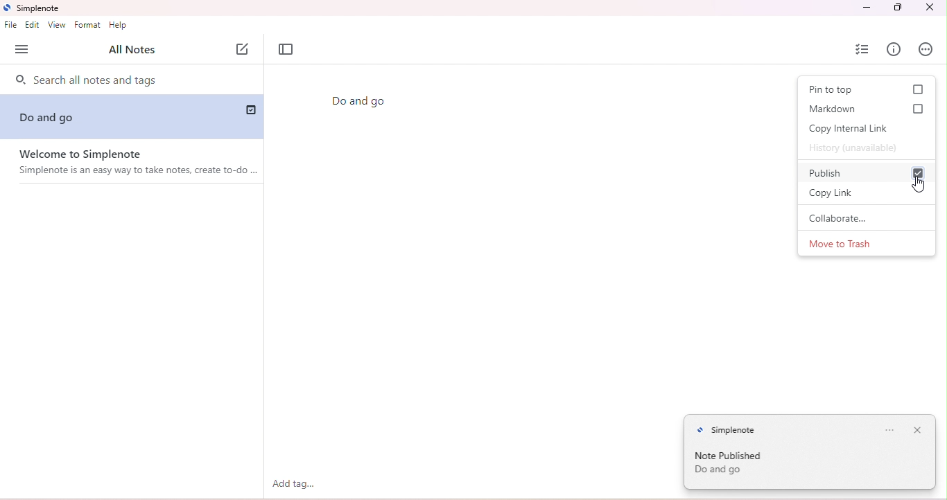  I want to click on settings, so click(889, 430).